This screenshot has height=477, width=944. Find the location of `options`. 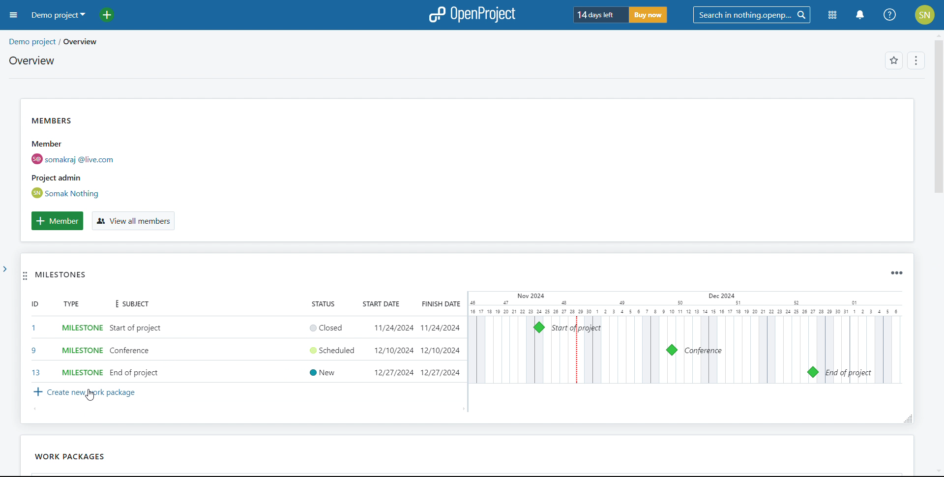

options is located at coordinates (914, 61).